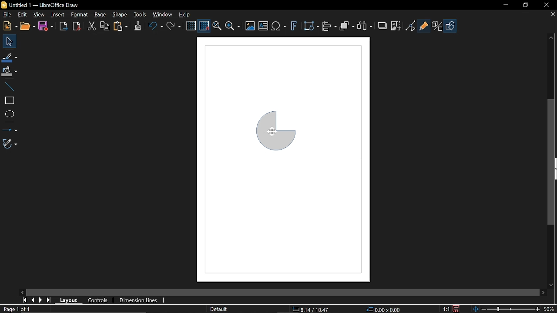  Describe the element at coordinates (507, 309) in the screenshot. I see `Change zoom` at that location.